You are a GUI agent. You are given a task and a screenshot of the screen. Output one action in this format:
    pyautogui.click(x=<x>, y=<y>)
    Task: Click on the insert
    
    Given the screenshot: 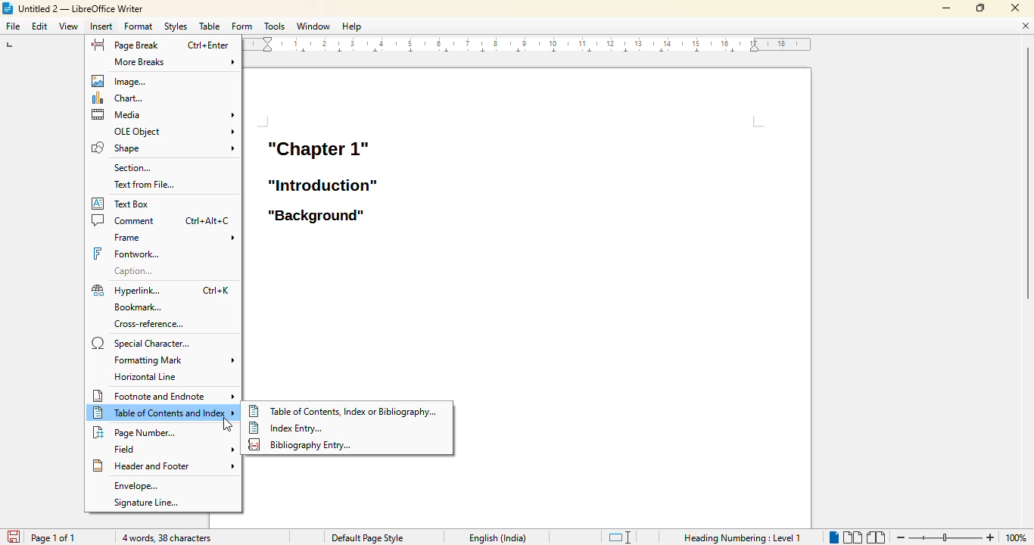 What is the action you would take?
    pyautogui.click(x=101, y=26)
    